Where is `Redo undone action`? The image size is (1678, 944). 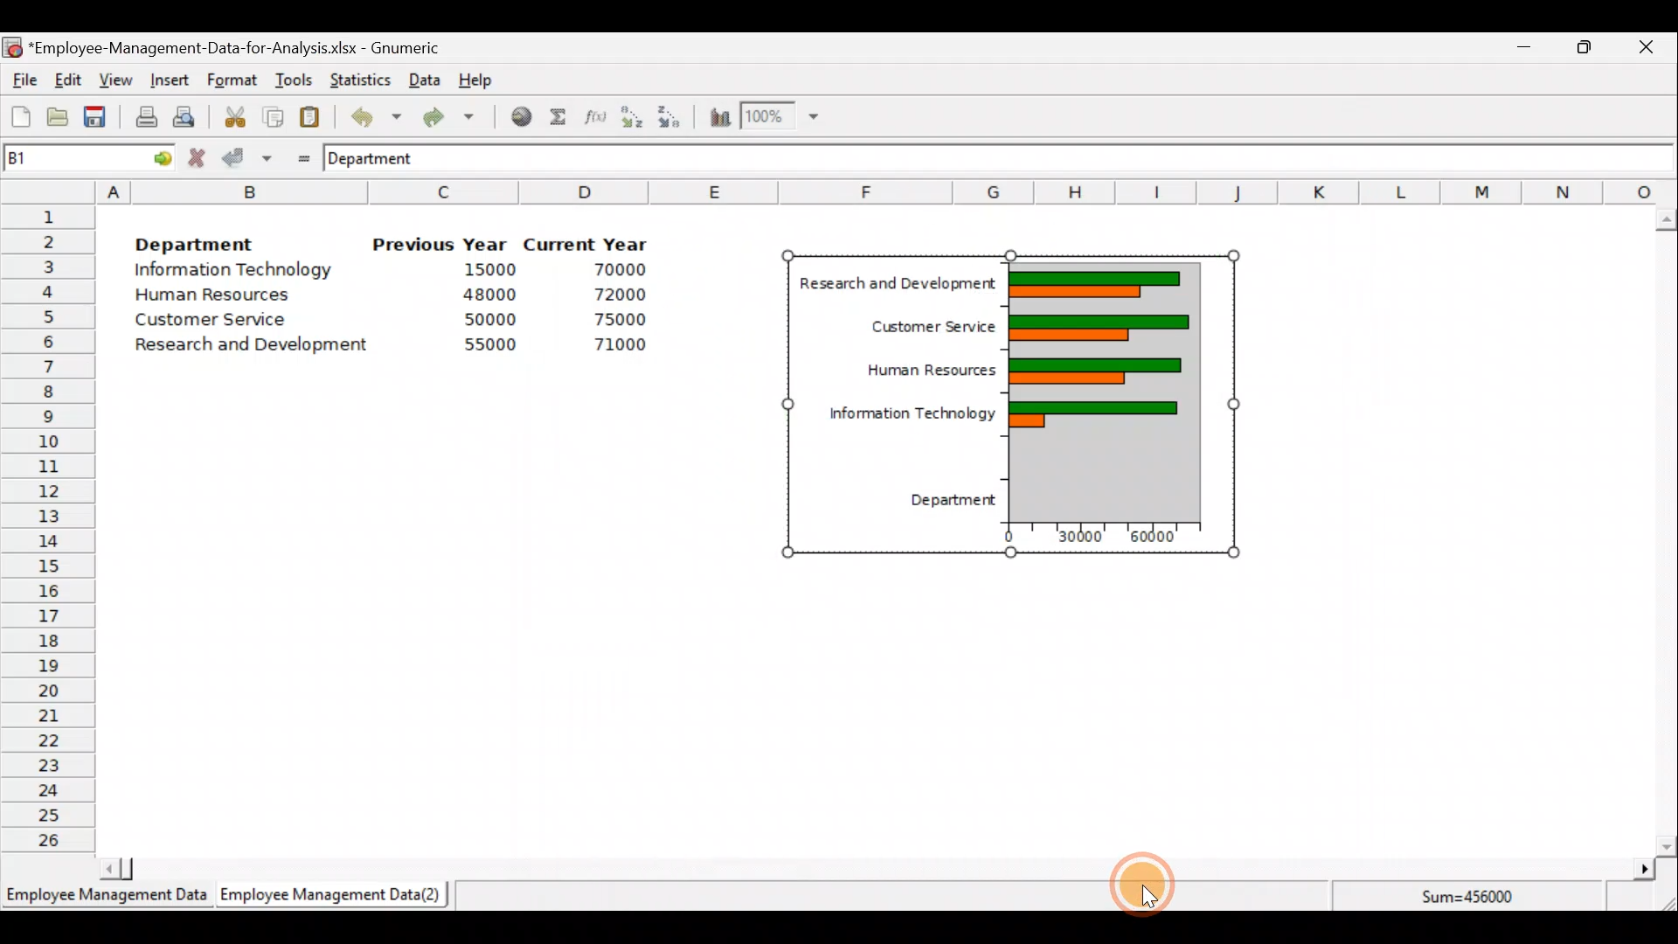
Redo undone action is located at coordinates (445, 117).